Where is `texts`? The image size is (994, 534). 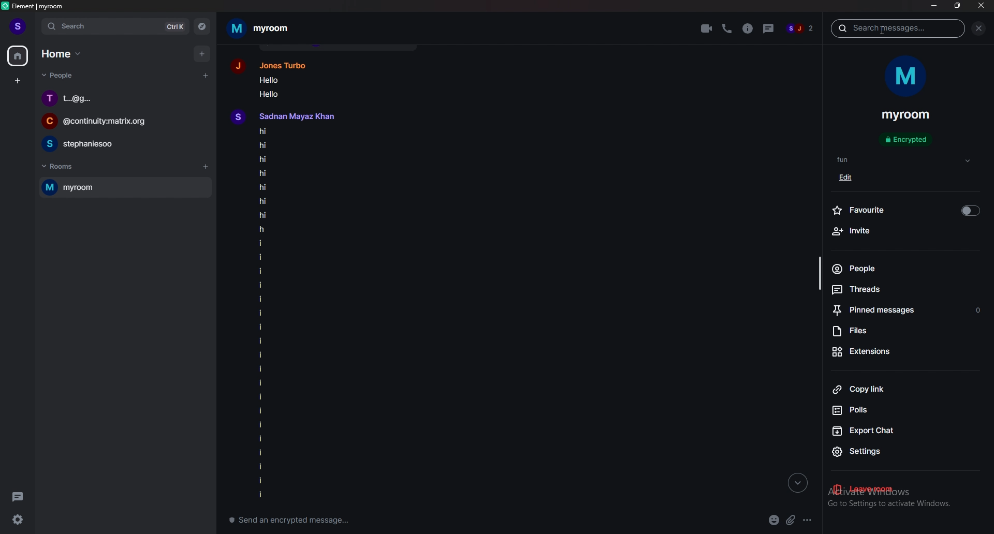 texts is located at coordinates (299, 313).